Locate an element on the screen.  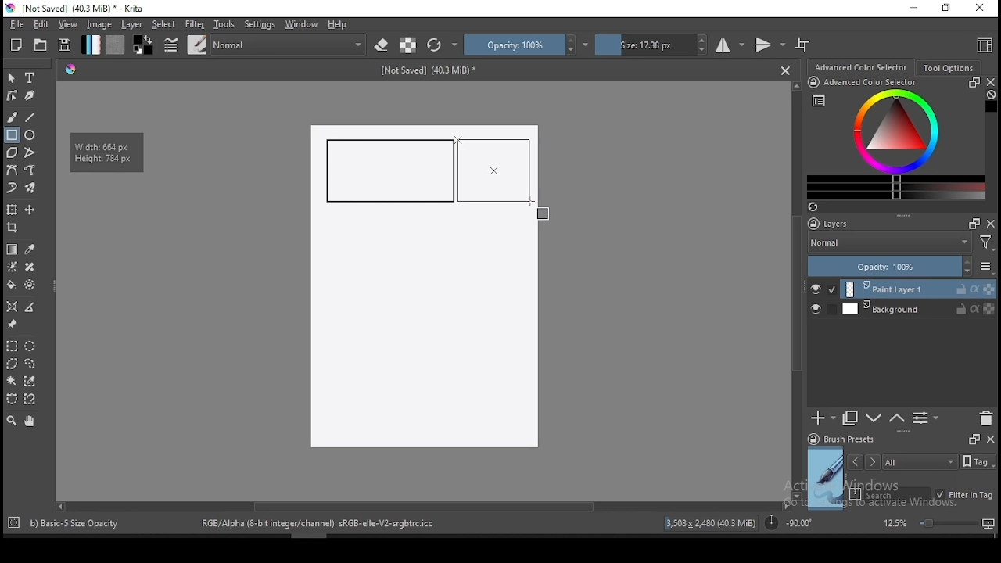
calligraphy is located at coordinates (30, 95).